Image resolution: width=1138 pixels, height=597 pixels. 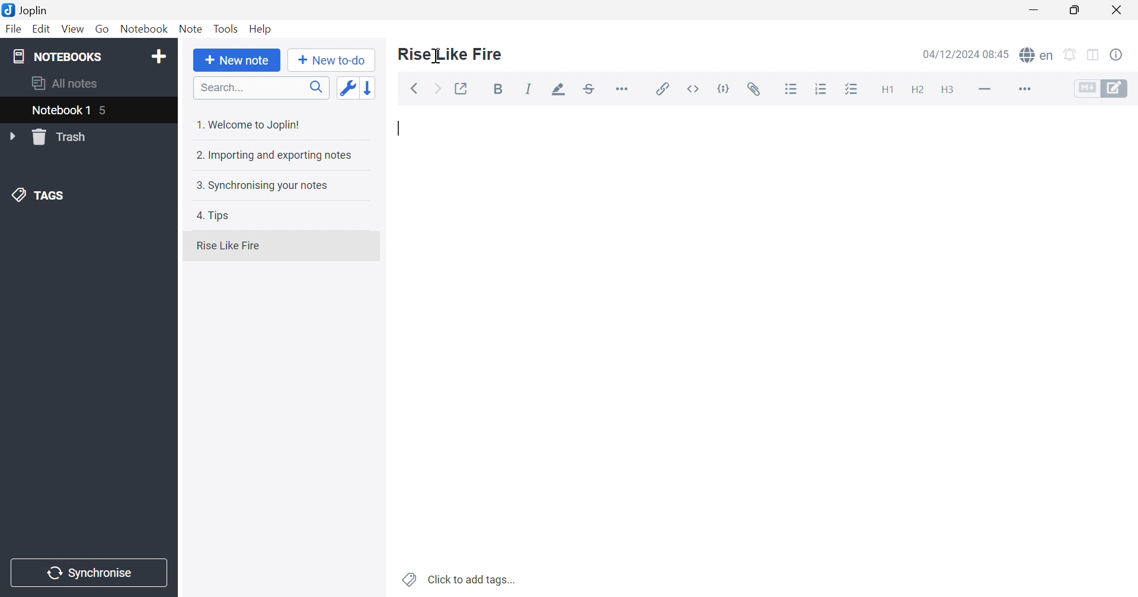 What do you see at coordinates (226, 28) in the screenshot?
I see `Tools` at bounding box center [226, 28].